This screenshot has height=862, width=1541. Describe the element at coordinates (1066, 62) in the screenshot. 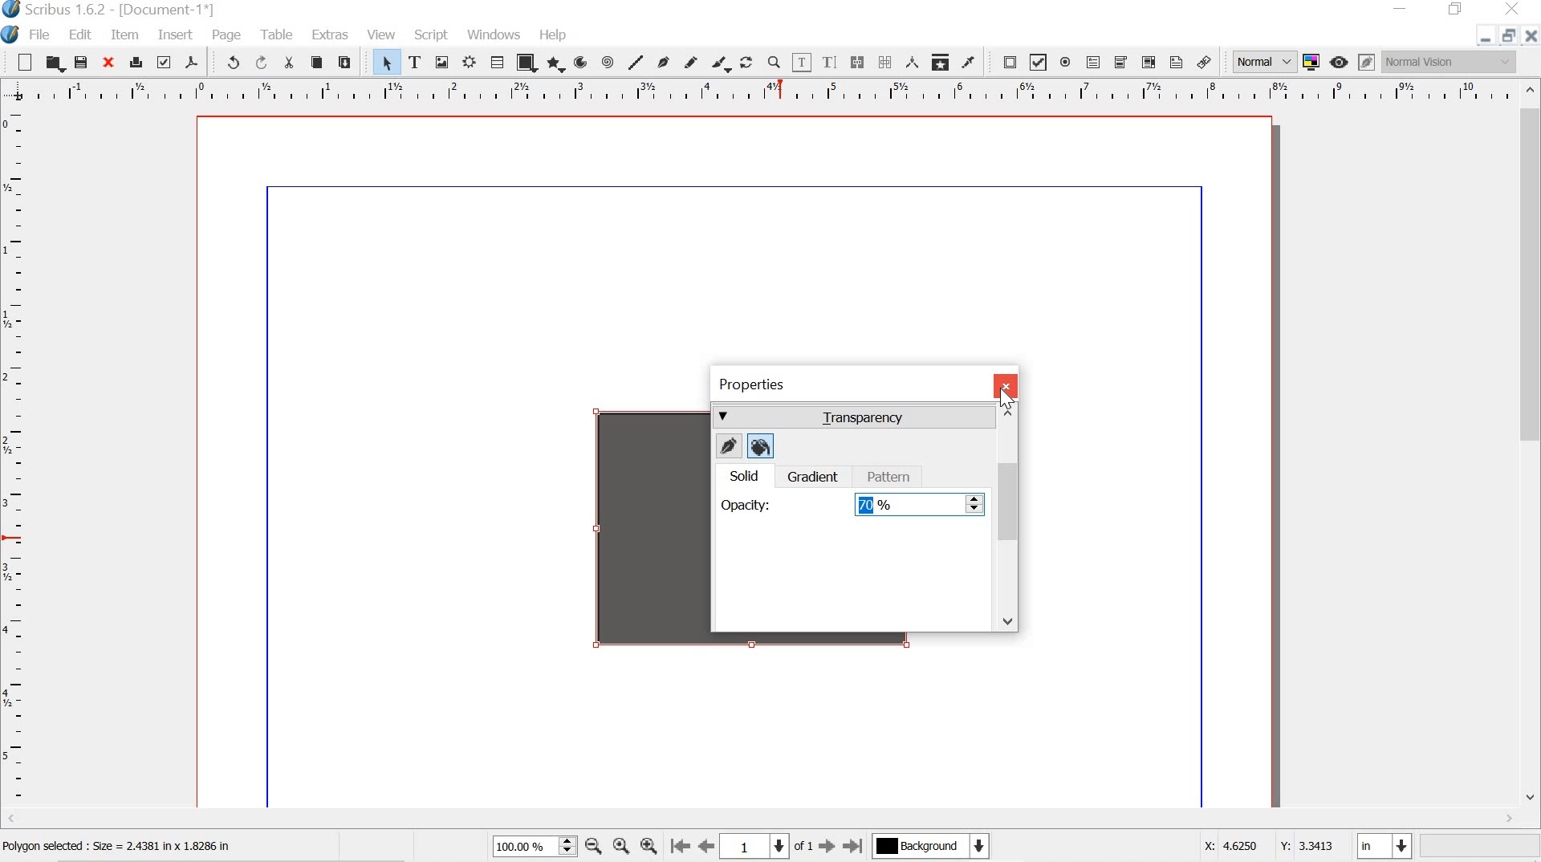

I see `pdf radio button` at that location.